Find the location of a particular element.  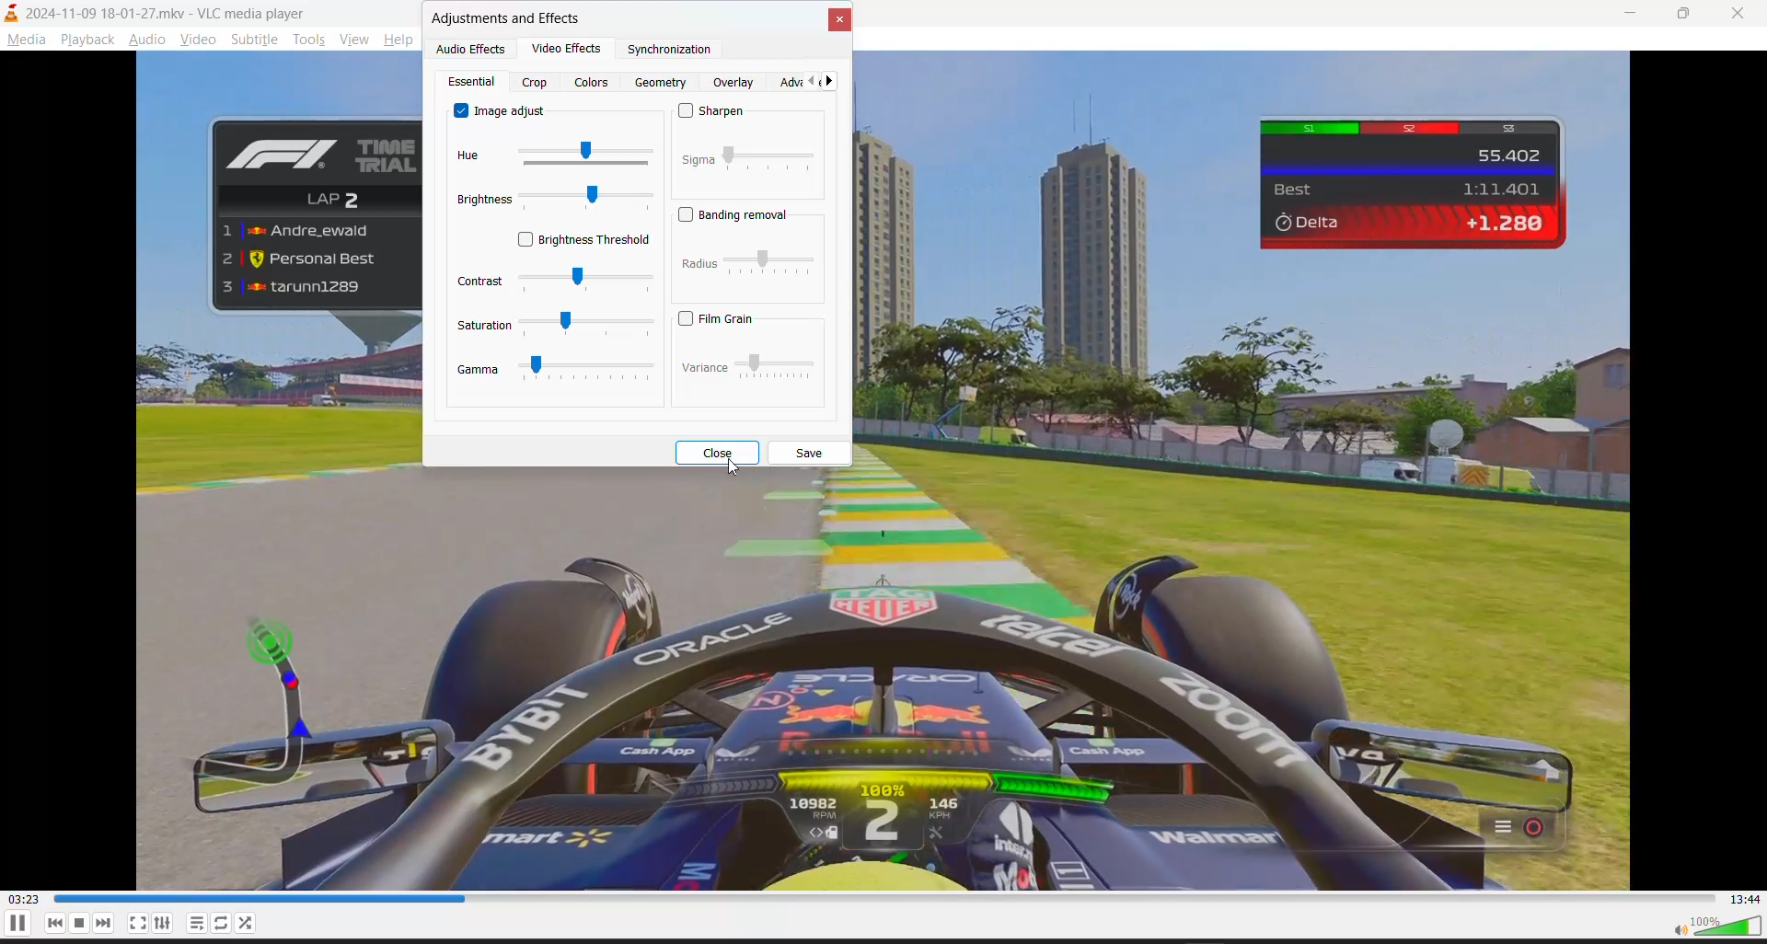

view is located at coordinates (354, 37).